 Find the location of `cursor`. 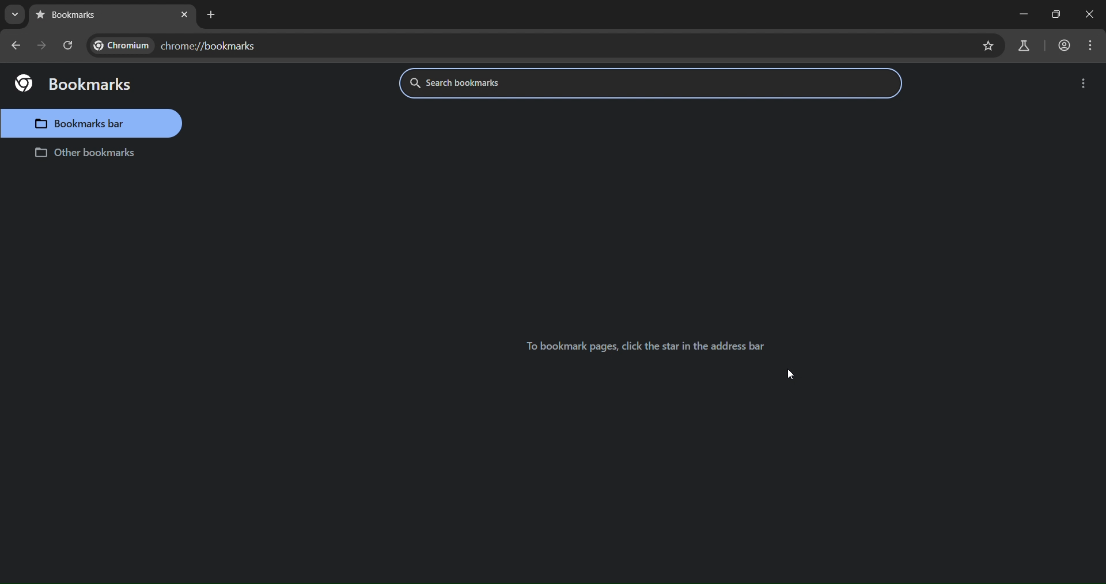

cursor is located at coordinates (794, 375).